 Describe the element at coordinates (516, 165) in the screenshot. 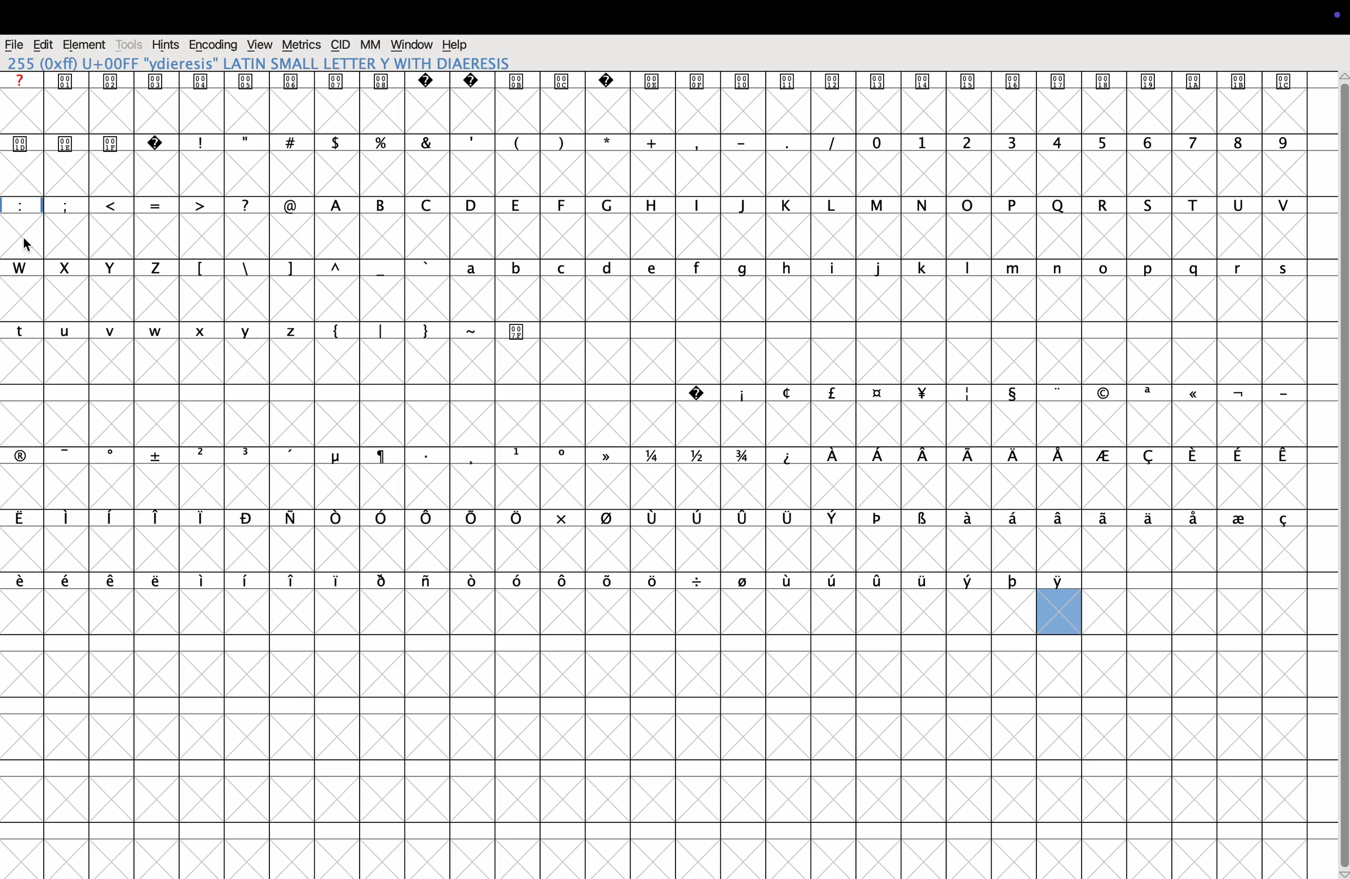

I see `(` at that location.